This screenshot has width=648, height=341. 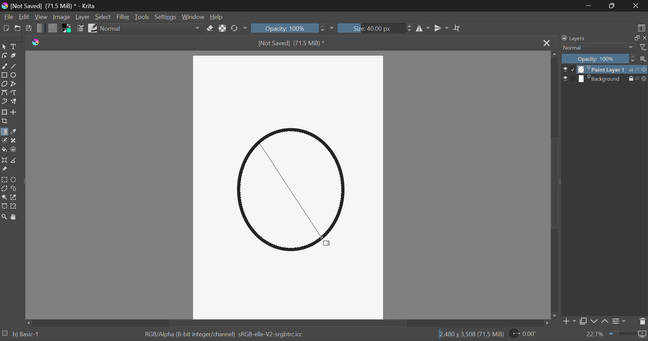 I want to click on Continuous Selection, so click(x=5, y=197).